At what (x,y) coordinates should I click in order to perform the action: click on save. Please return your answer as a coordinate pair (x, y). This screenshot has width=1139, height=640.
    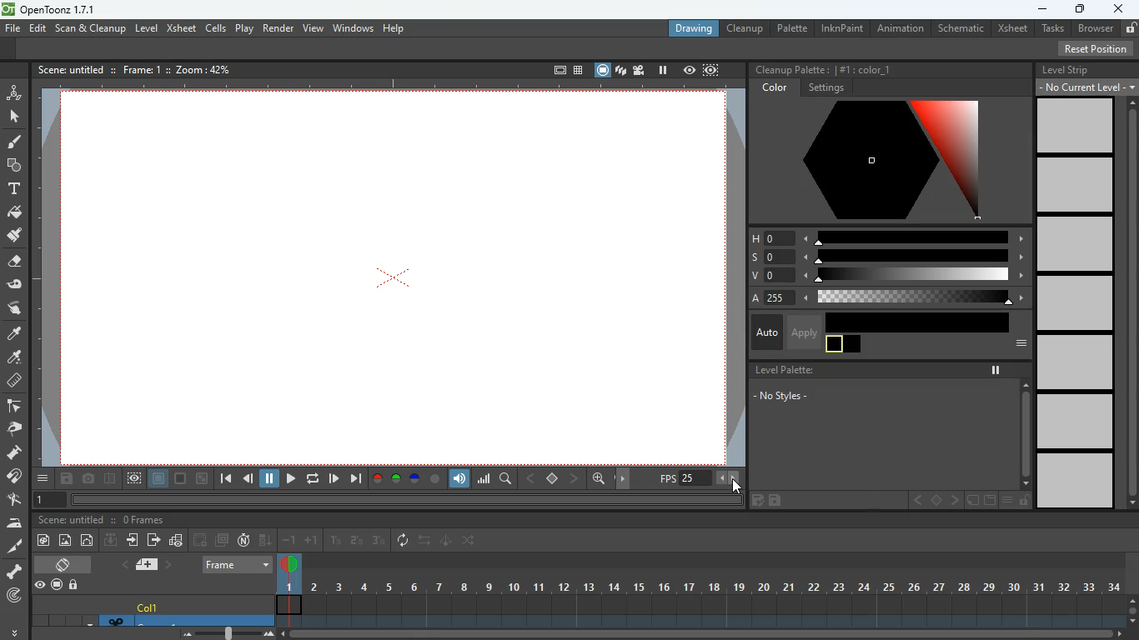
    Looking at the image, I should click on (66, 479).